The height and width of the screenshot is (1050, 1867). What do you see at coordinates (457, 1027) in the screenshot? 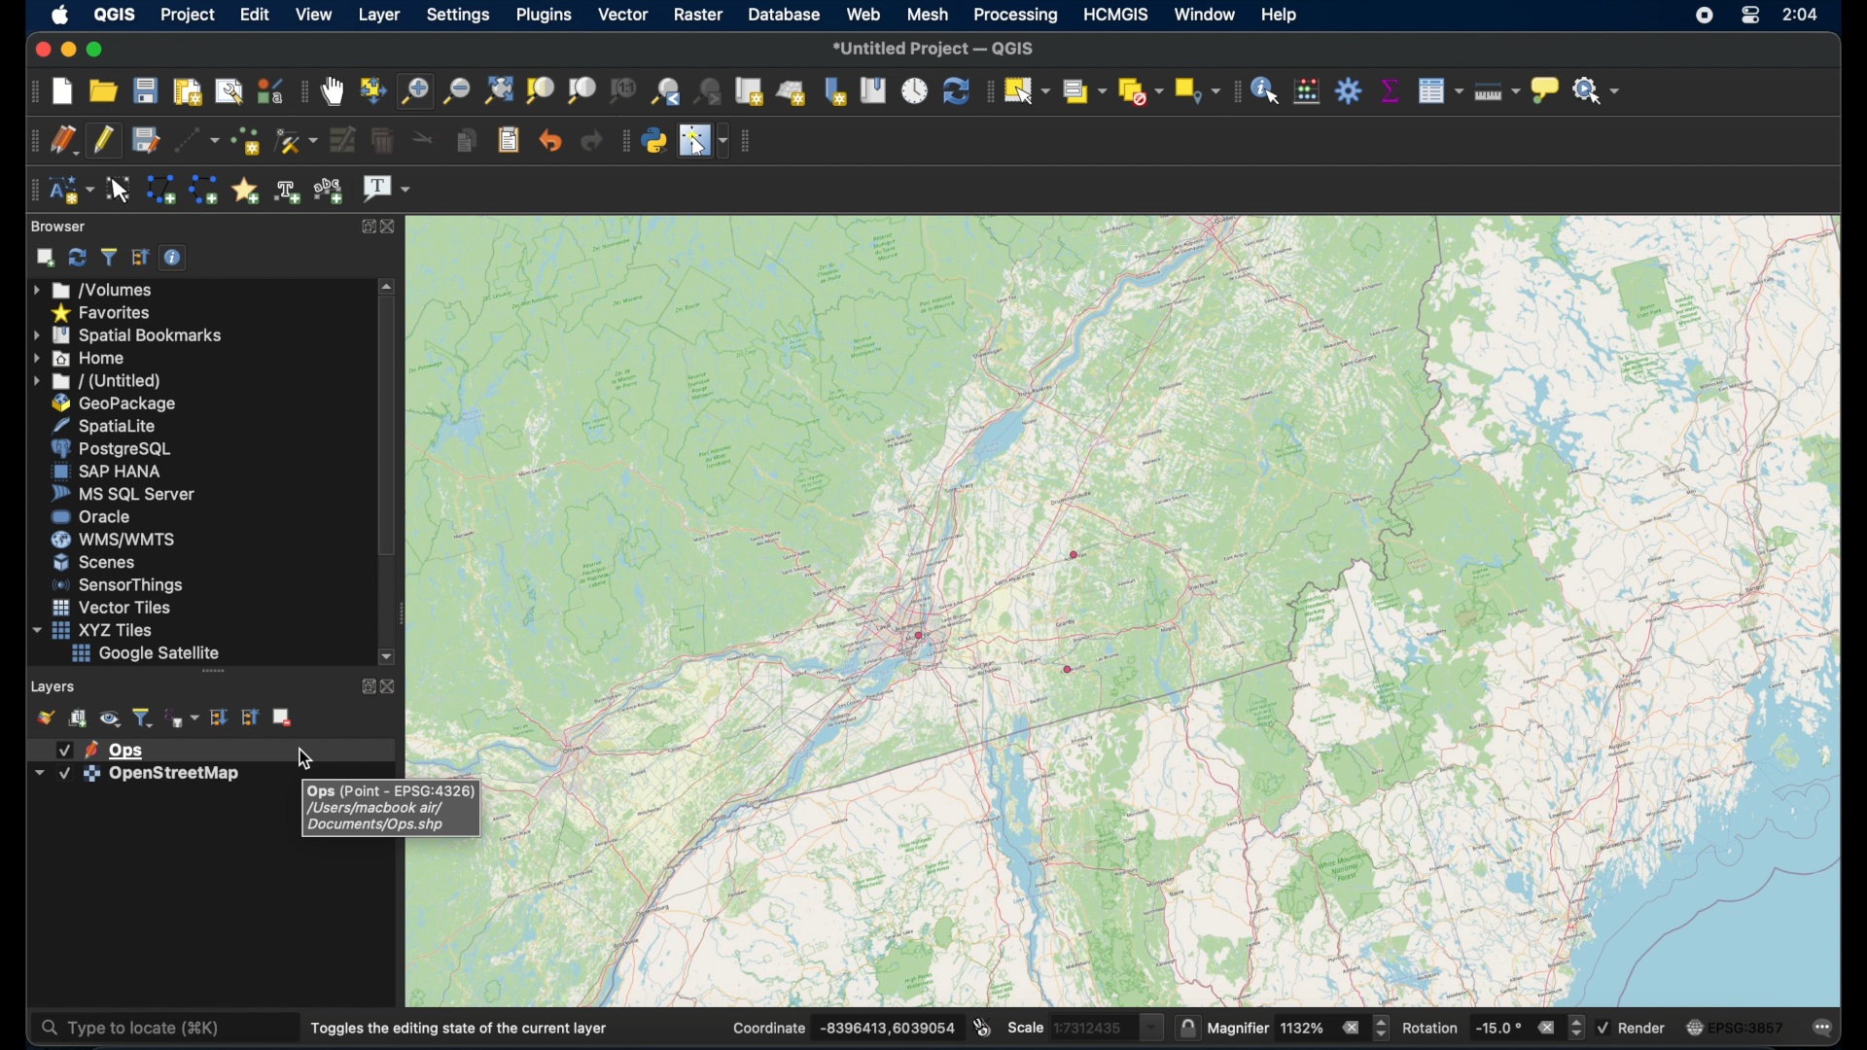
I see `toggles the editing state of current layer` at bounding box center [457, 1027].